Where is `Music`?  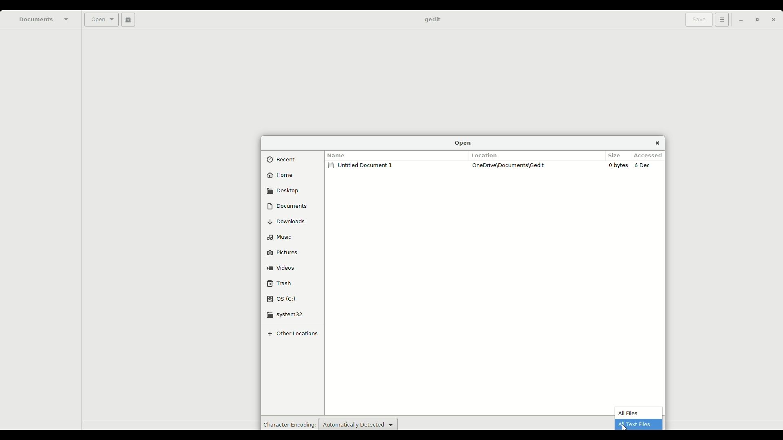
Music is located at coordinates (281, 236).